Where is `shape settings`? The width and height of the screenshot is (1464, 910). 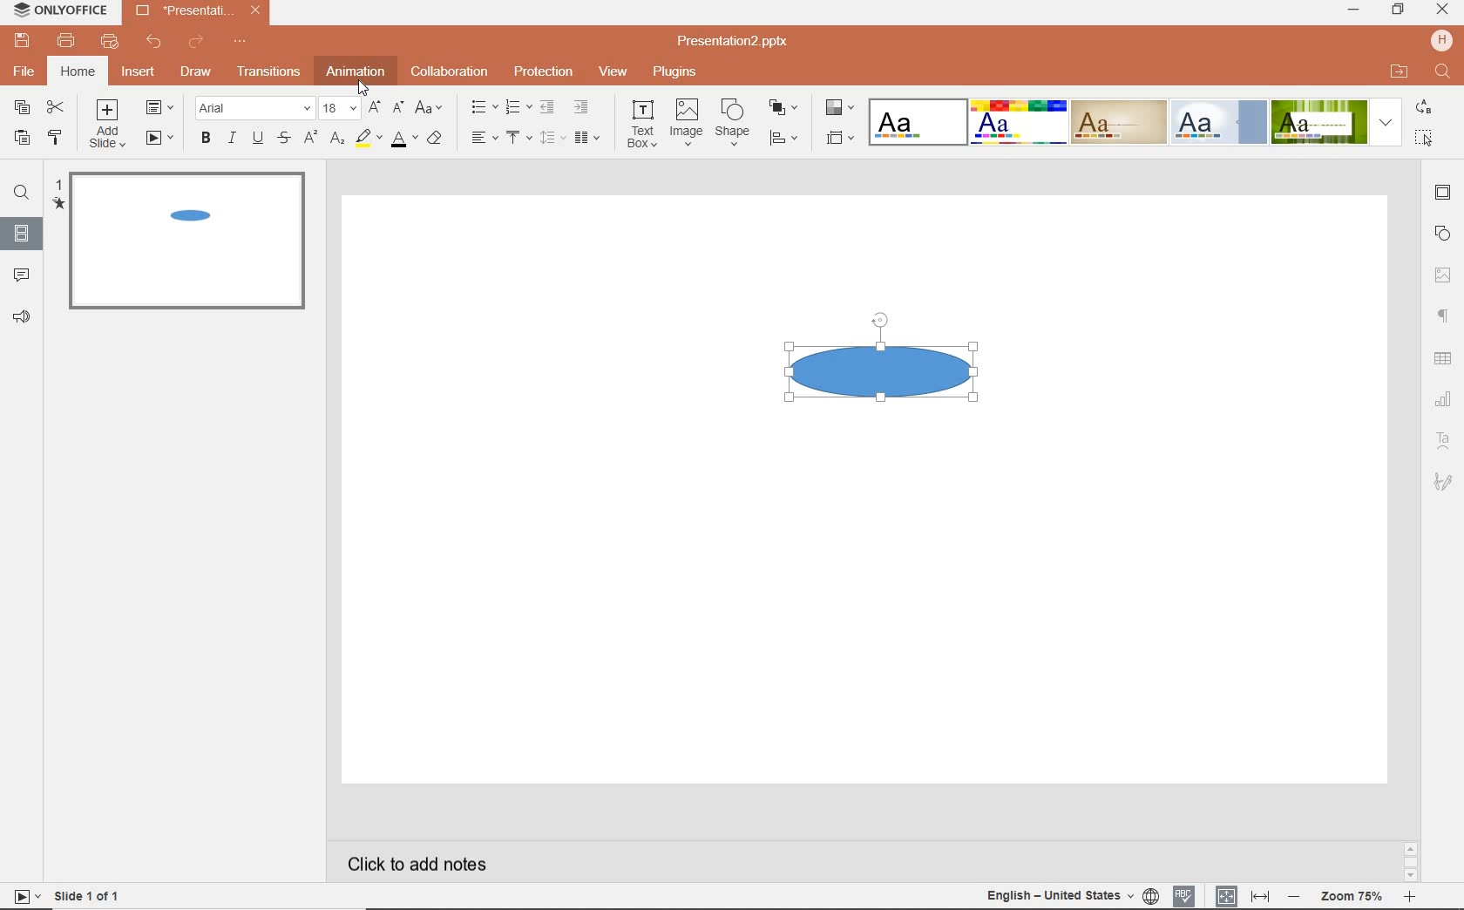 shape settings is located at coordinates (1442, 234).